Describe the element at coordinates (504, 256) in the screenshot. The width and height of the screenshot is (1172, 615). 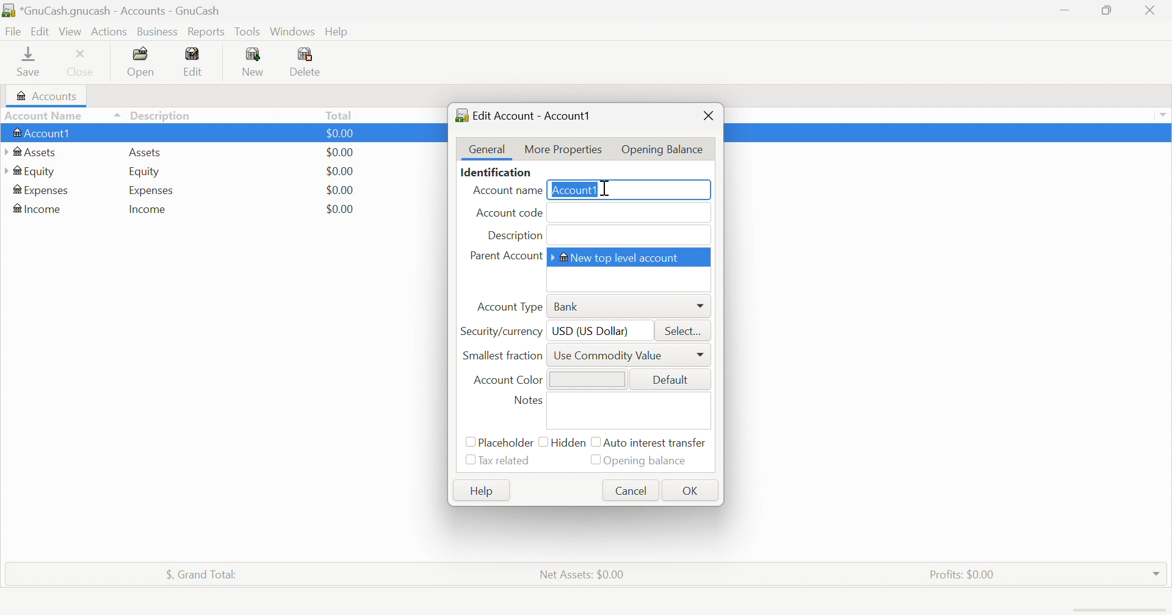
I see `Parent Account` at that location.